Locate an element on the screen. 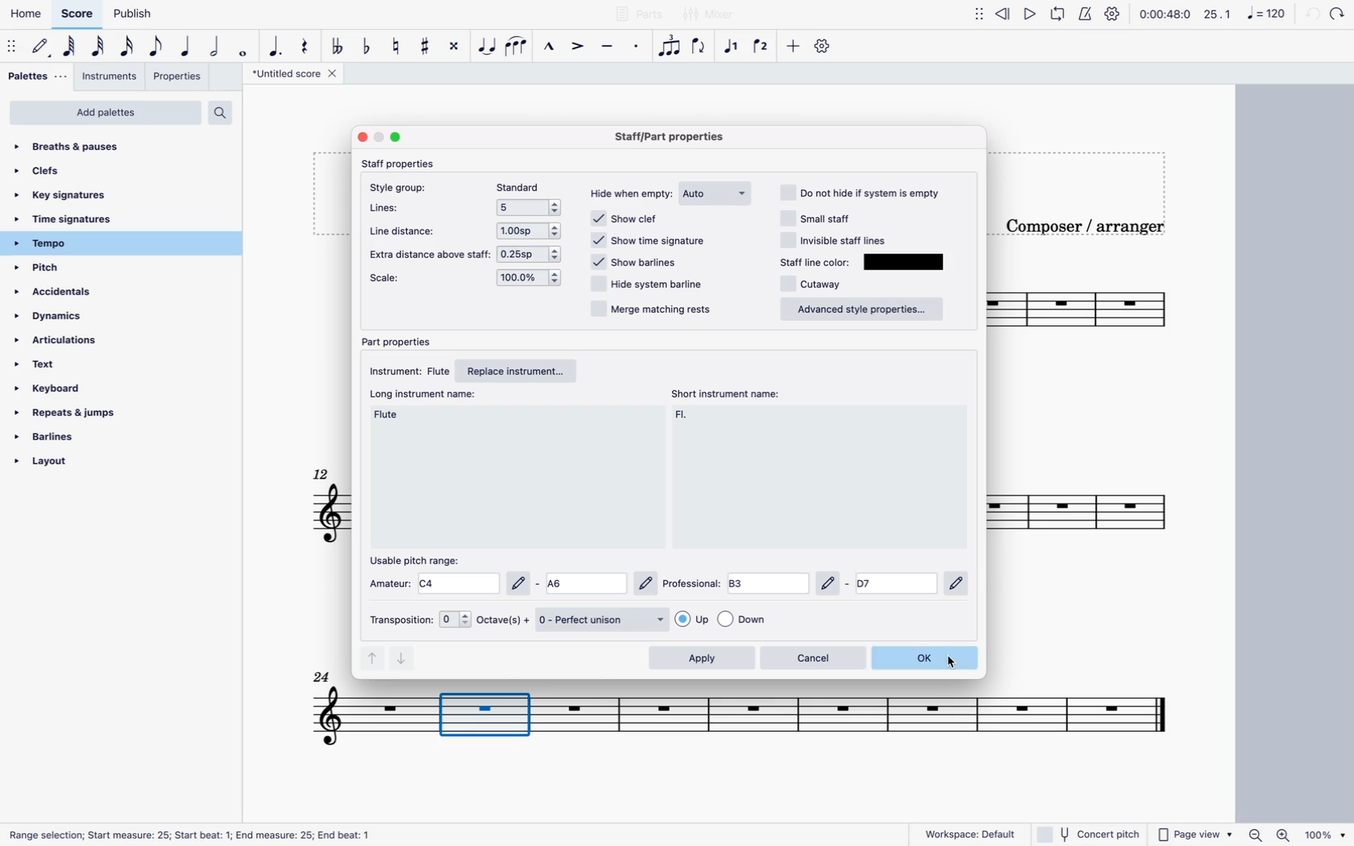  options is located at coordinates (534, 279).